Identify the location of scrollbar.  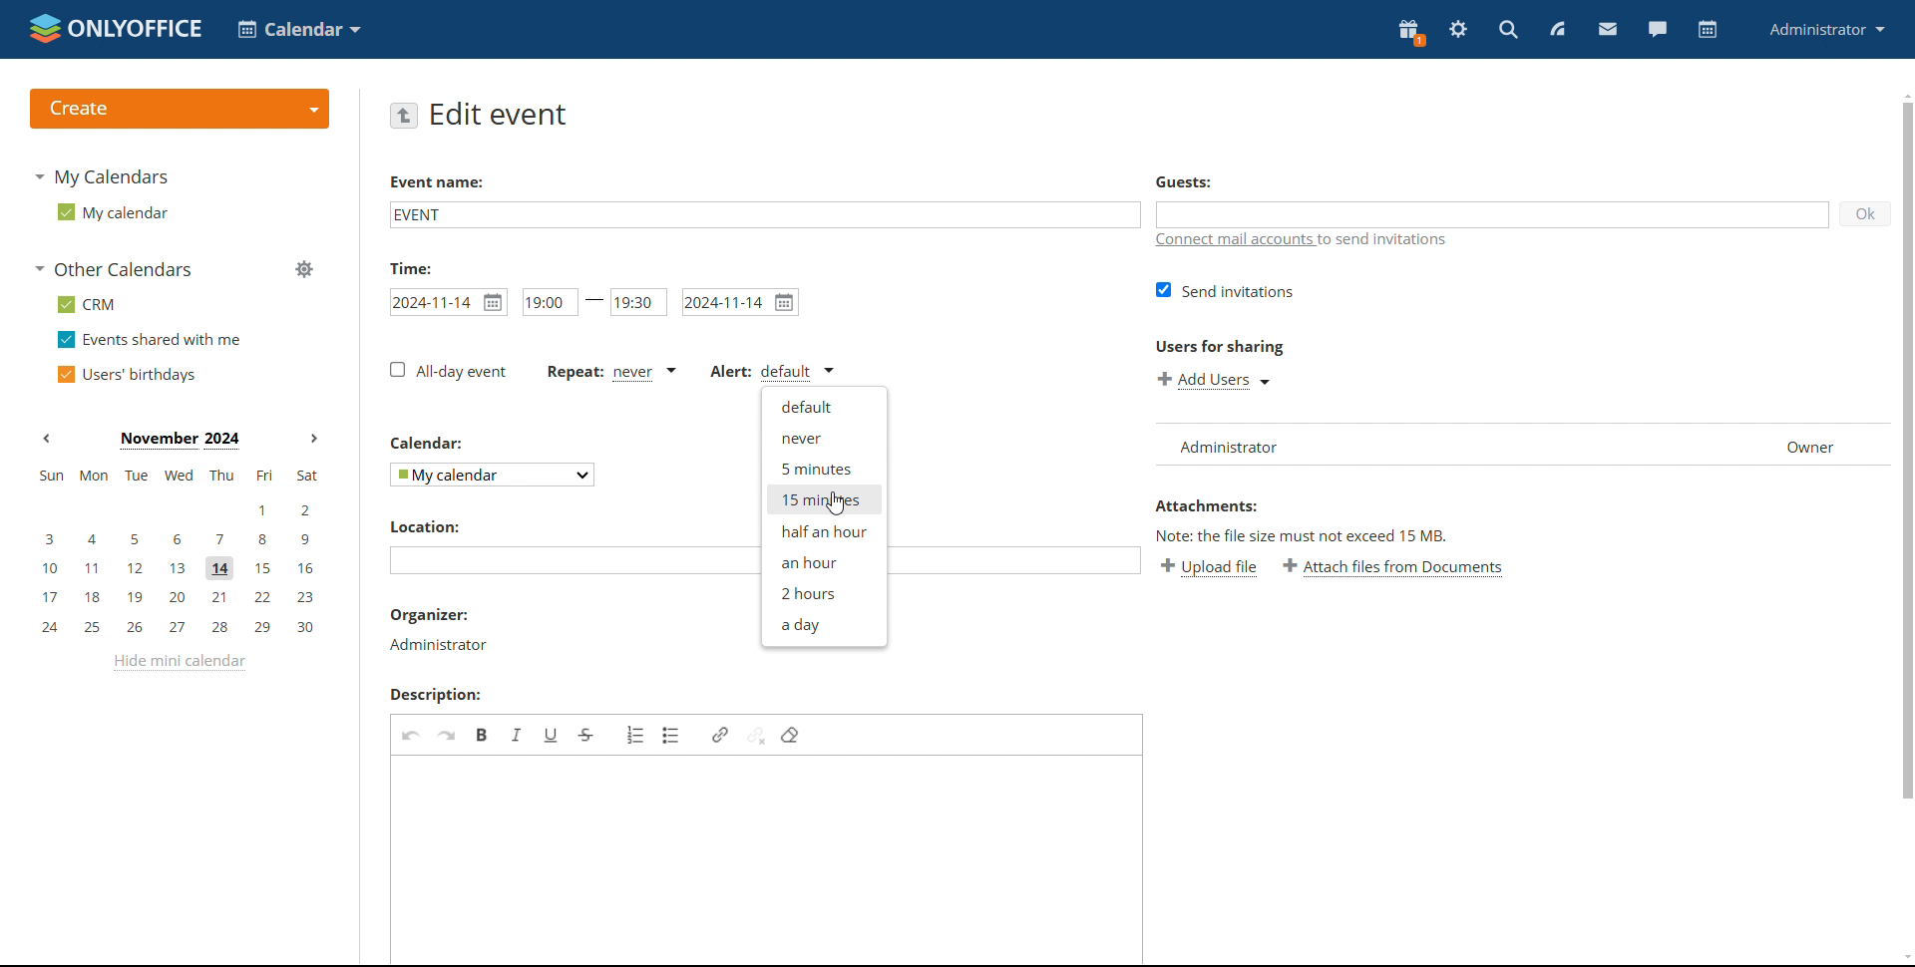
(1903, 463).